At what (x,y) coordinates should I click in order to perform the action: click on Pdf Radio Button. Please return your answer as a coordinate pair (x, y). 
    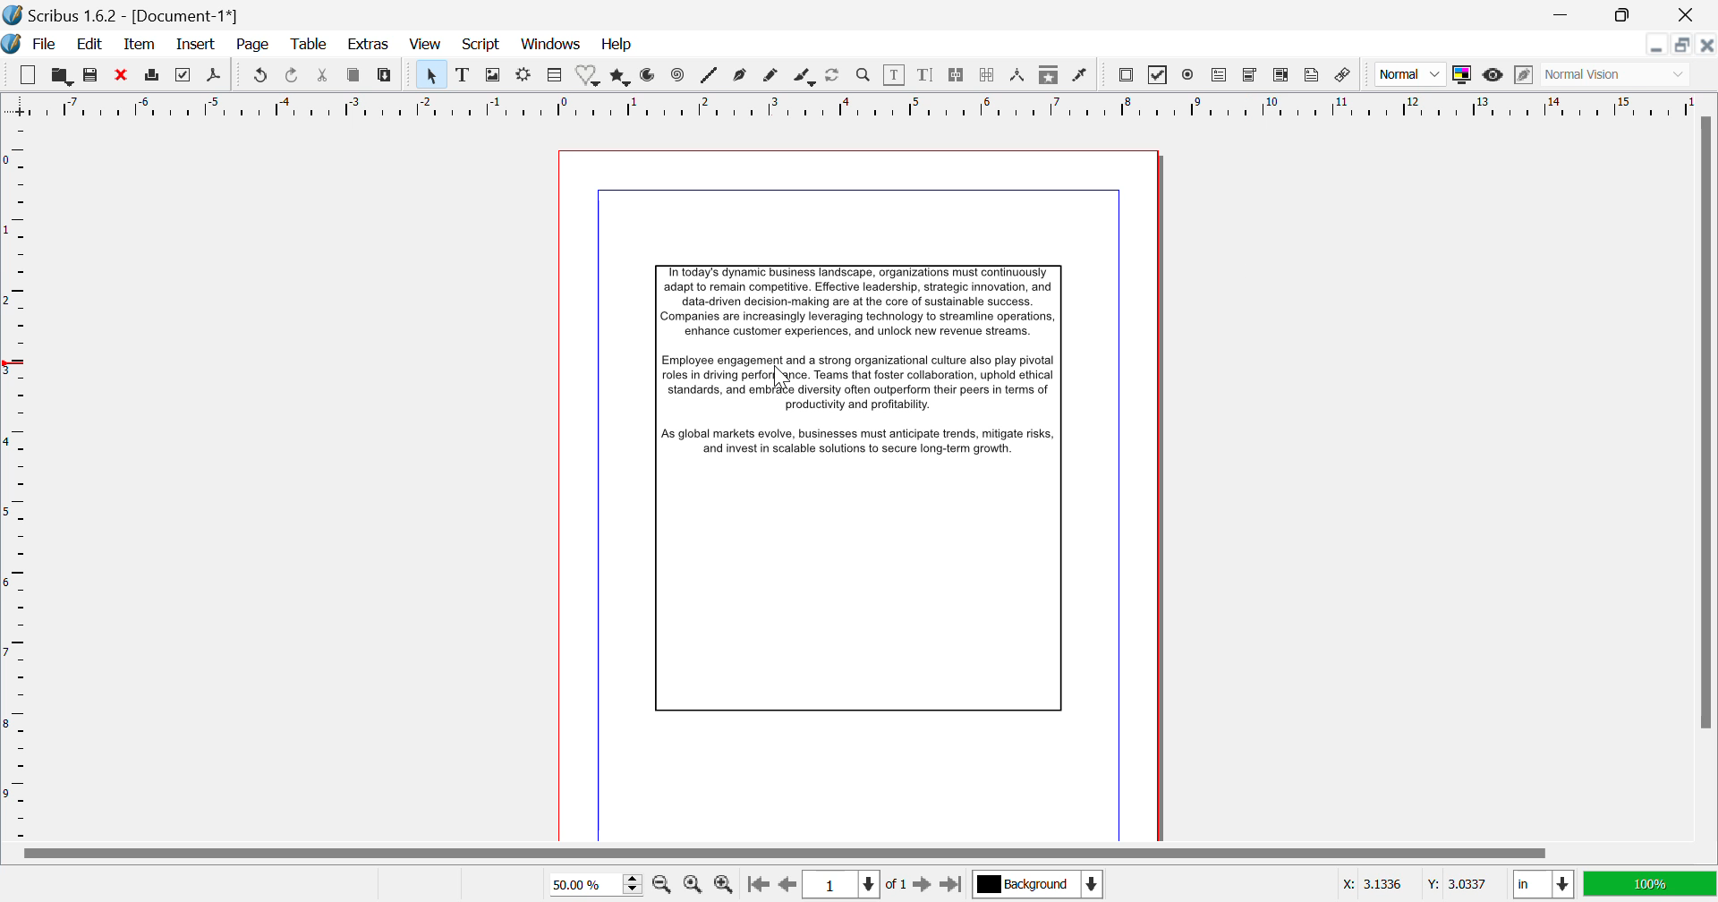
    Looking at the image, I should click on (1187, 75).